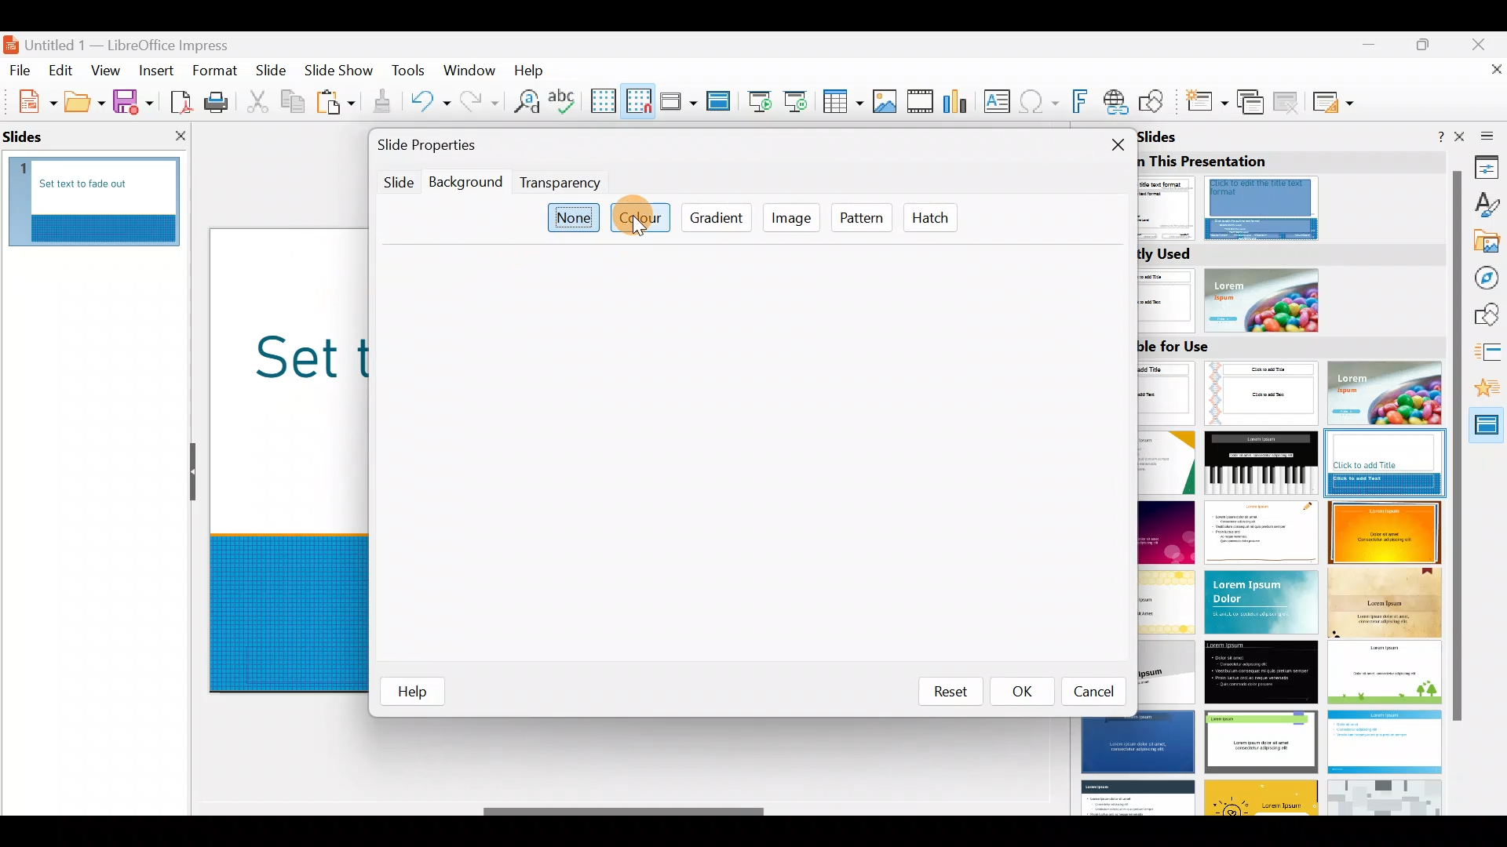 This screenshot has width=1507, height=847. I want to click on Save, so click(133, 100).